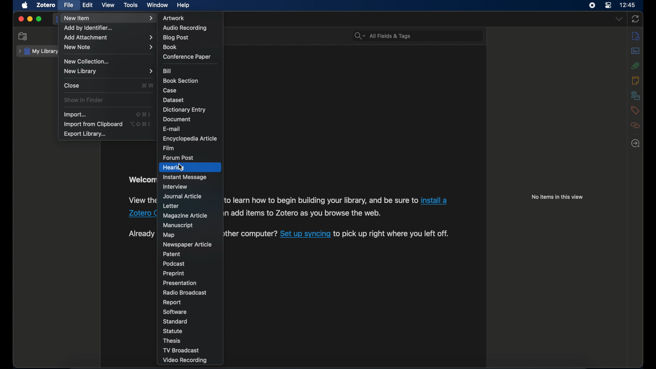  I want to click on maximize, so click(39, 19).